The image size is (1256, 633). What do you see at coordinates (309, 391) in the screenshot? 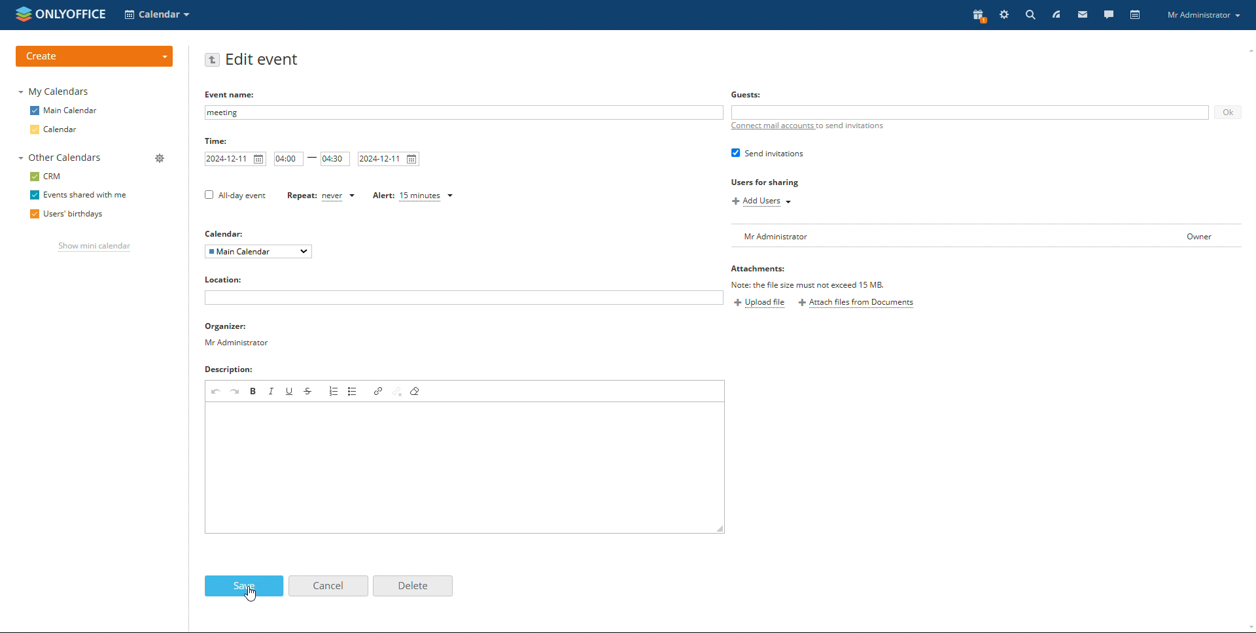
I see `strikethrough` at bounding box center [309, 391].